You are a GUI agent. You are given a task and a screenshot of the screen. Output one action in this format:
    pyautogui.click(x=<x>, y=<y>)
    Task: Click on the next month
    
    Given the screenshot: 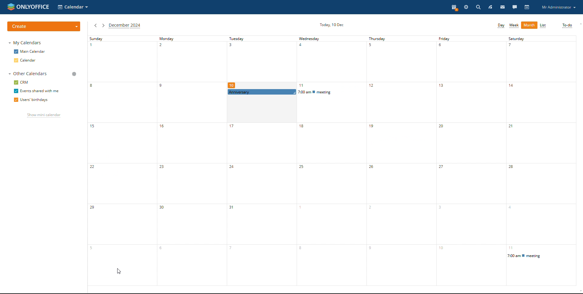 What is the action you would take?
    pyautogui.click(x=103, y=25)
    